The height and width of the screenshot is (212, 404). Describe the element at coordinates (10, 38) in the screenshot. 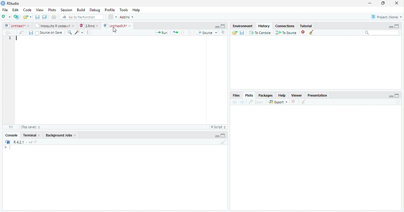

I see `Line number` at that location.